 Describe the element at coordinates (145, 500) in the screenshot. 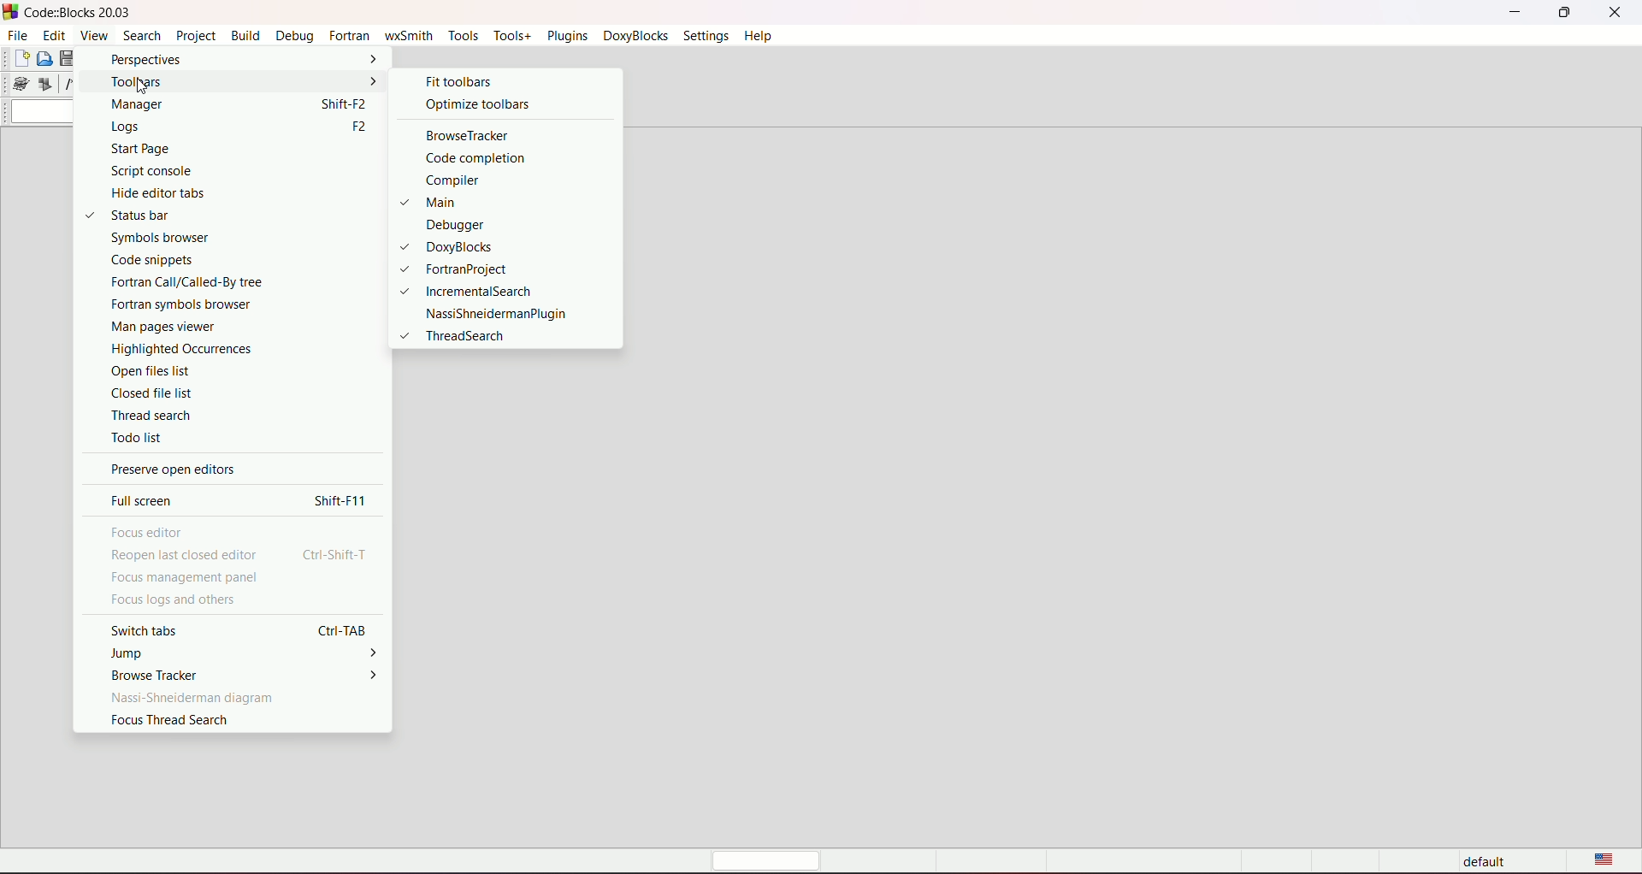

I see `full screen` at that location.